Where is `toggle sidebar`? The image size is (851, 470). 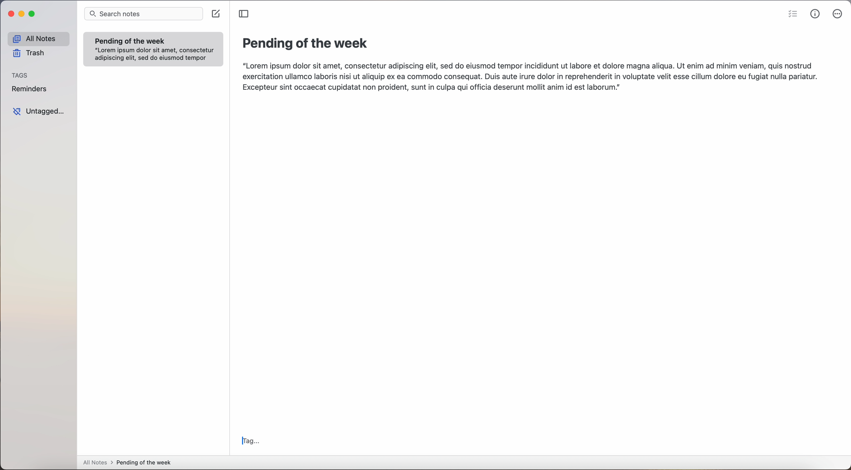
toggle sidebar is located at coordinates (245, 14).